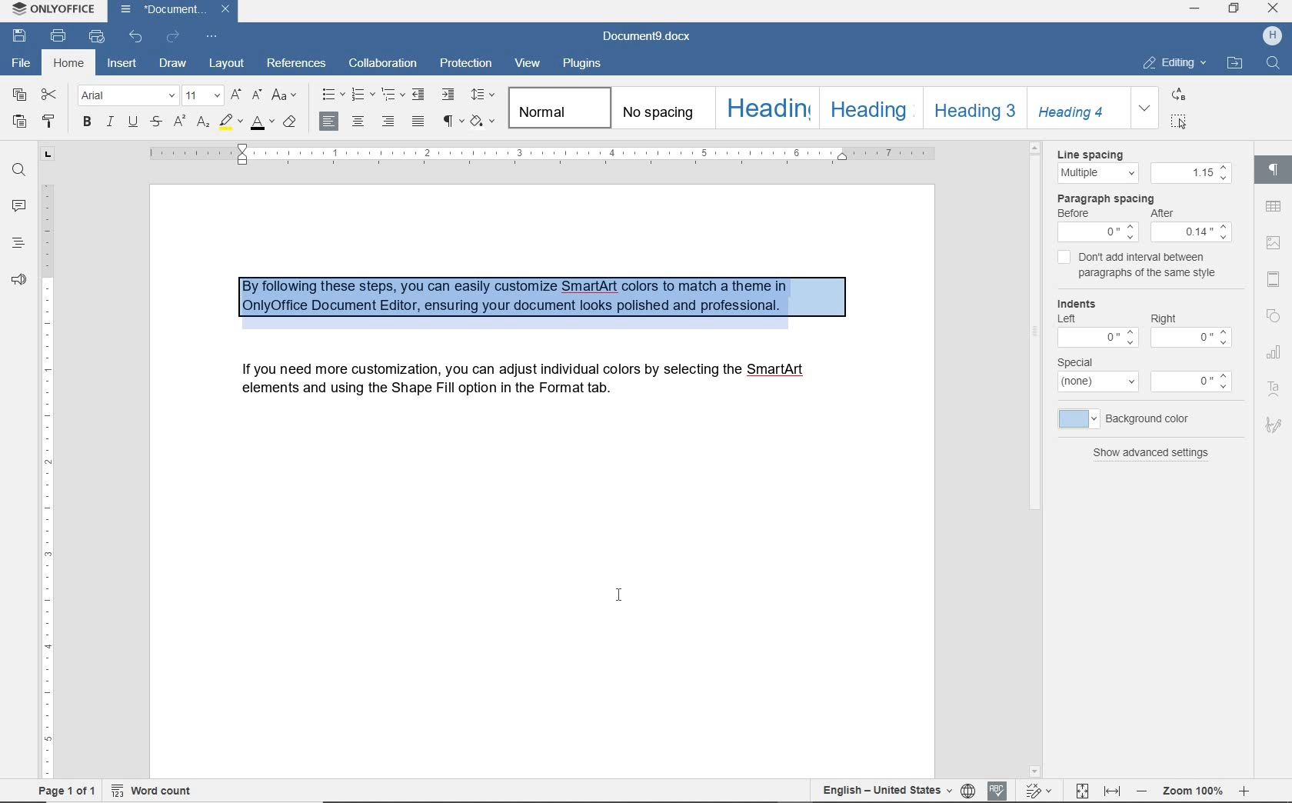 This screenshot has height=803, width=1292. What do you see at coordinates (86, 121) in the screenshot?
I see `bold` at bounding box center [86, 121].